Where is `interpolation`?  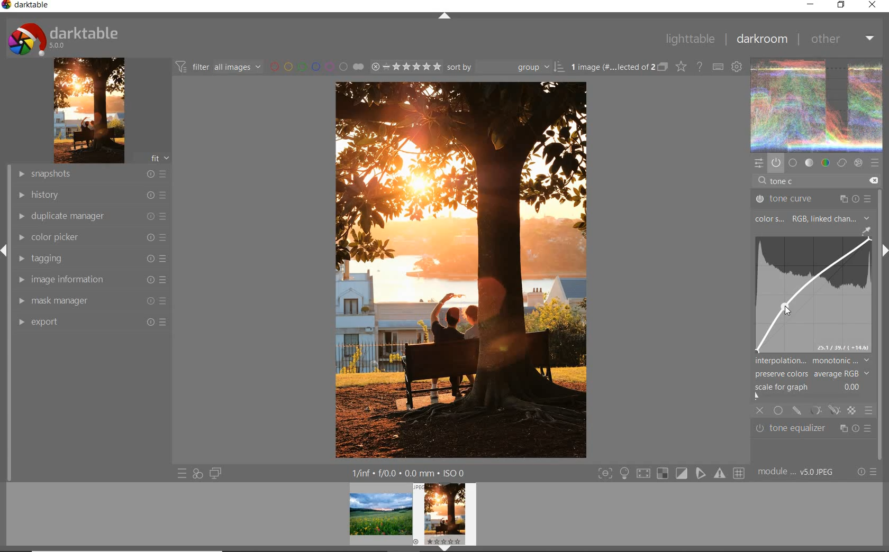 interpolation is located at coordinates (812, 361).